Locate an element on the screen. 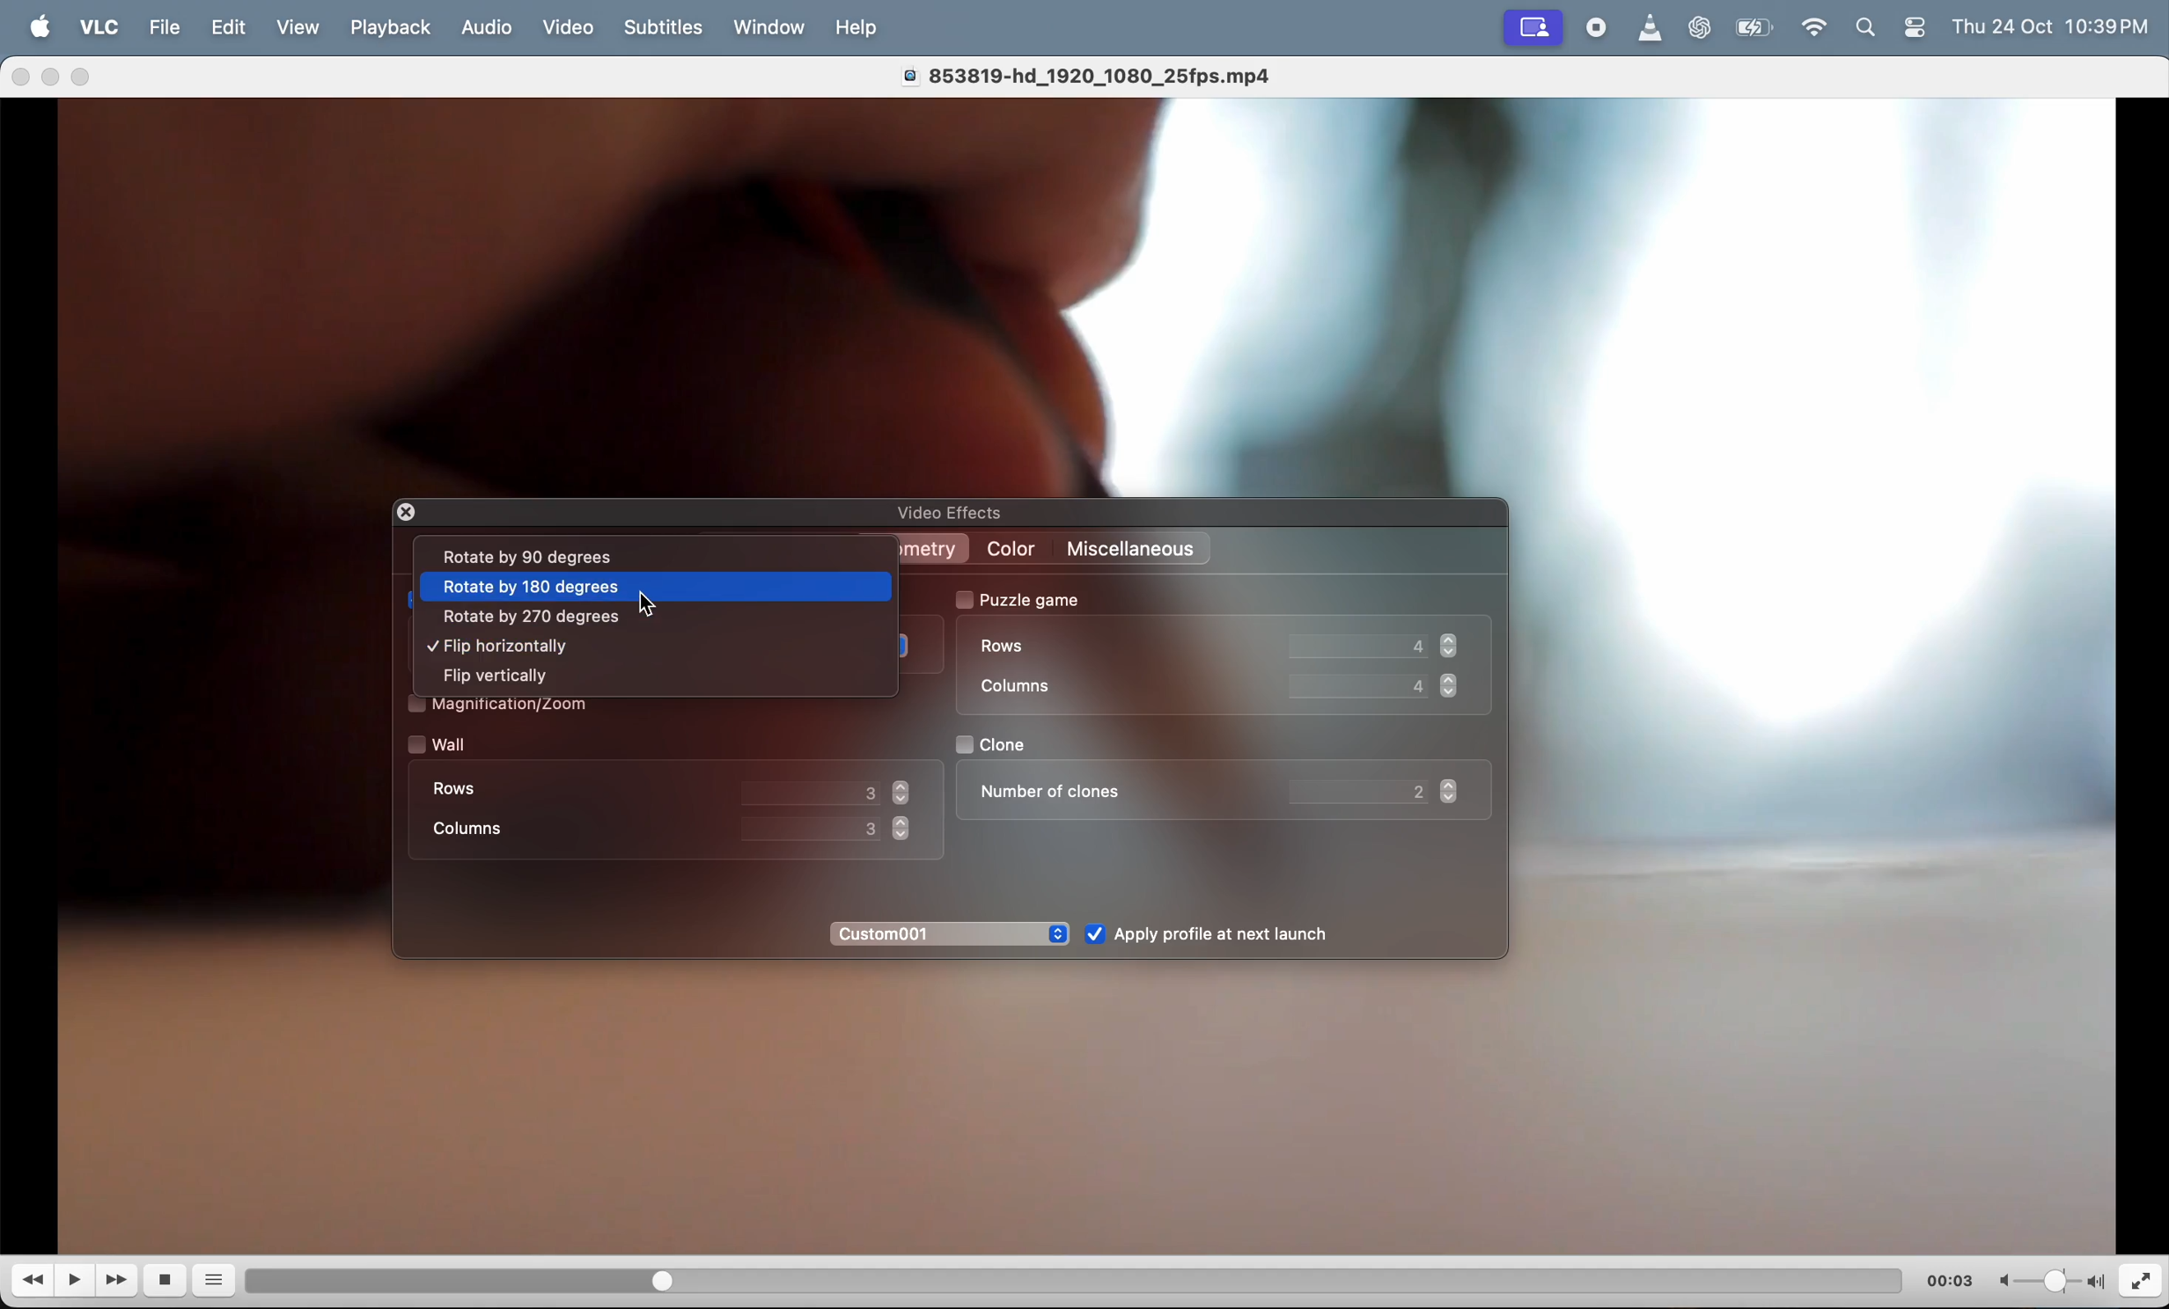 This screenshot has width=2169, height=1309. video is located at coordinates (569, 24).